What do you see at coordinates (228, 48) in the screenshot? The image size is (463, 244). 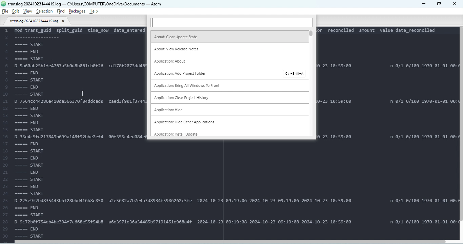 I see `About: View release notes` at bounding box center [228, 48].